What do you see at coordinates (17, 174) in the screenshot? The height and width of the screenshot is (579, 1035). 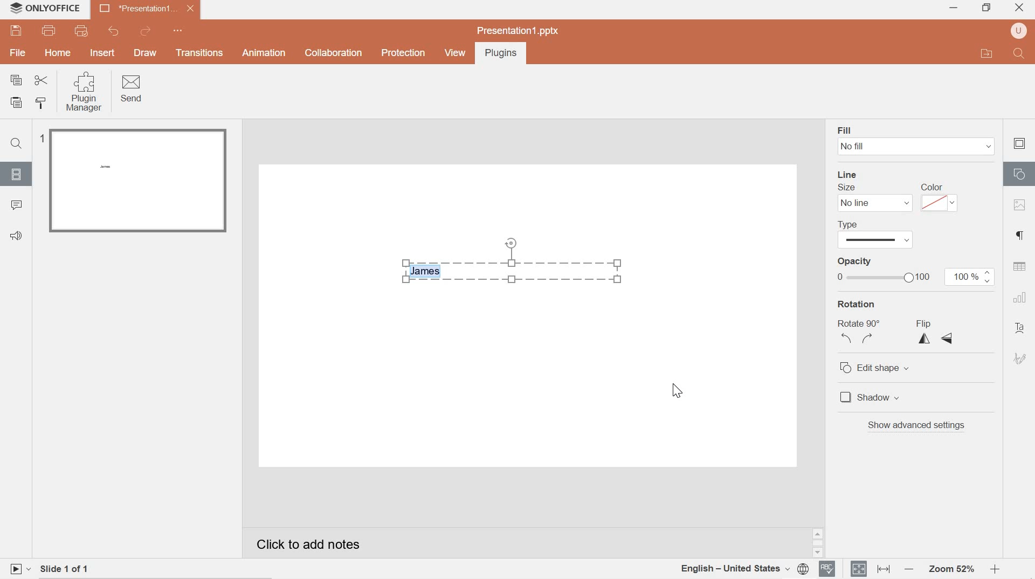 I see `slides` at bounding box center [17, 174].